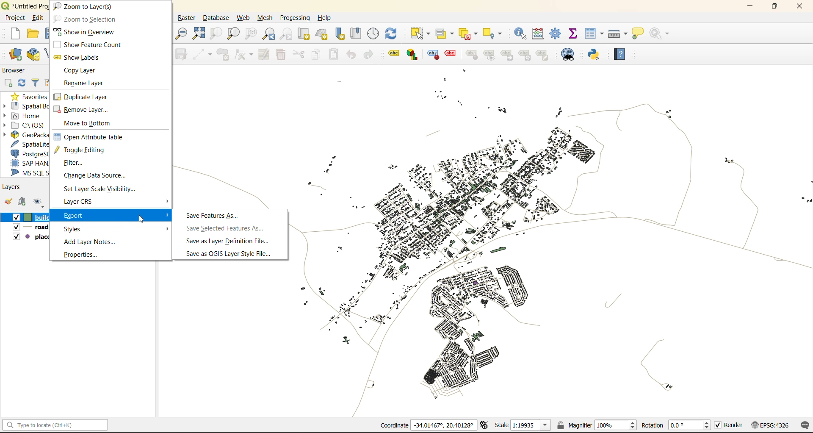  Describe the element at coordinates (289, 33) in the screenshot. I see `zoom next` at that location.